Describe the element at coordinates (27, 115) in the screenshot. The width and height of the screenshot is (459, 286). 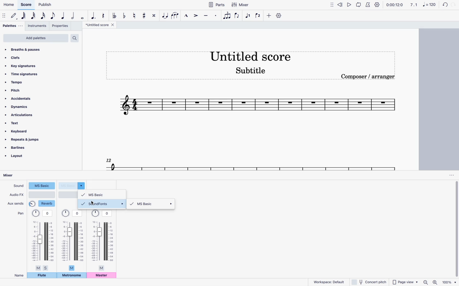
I see `articulations` at that location.